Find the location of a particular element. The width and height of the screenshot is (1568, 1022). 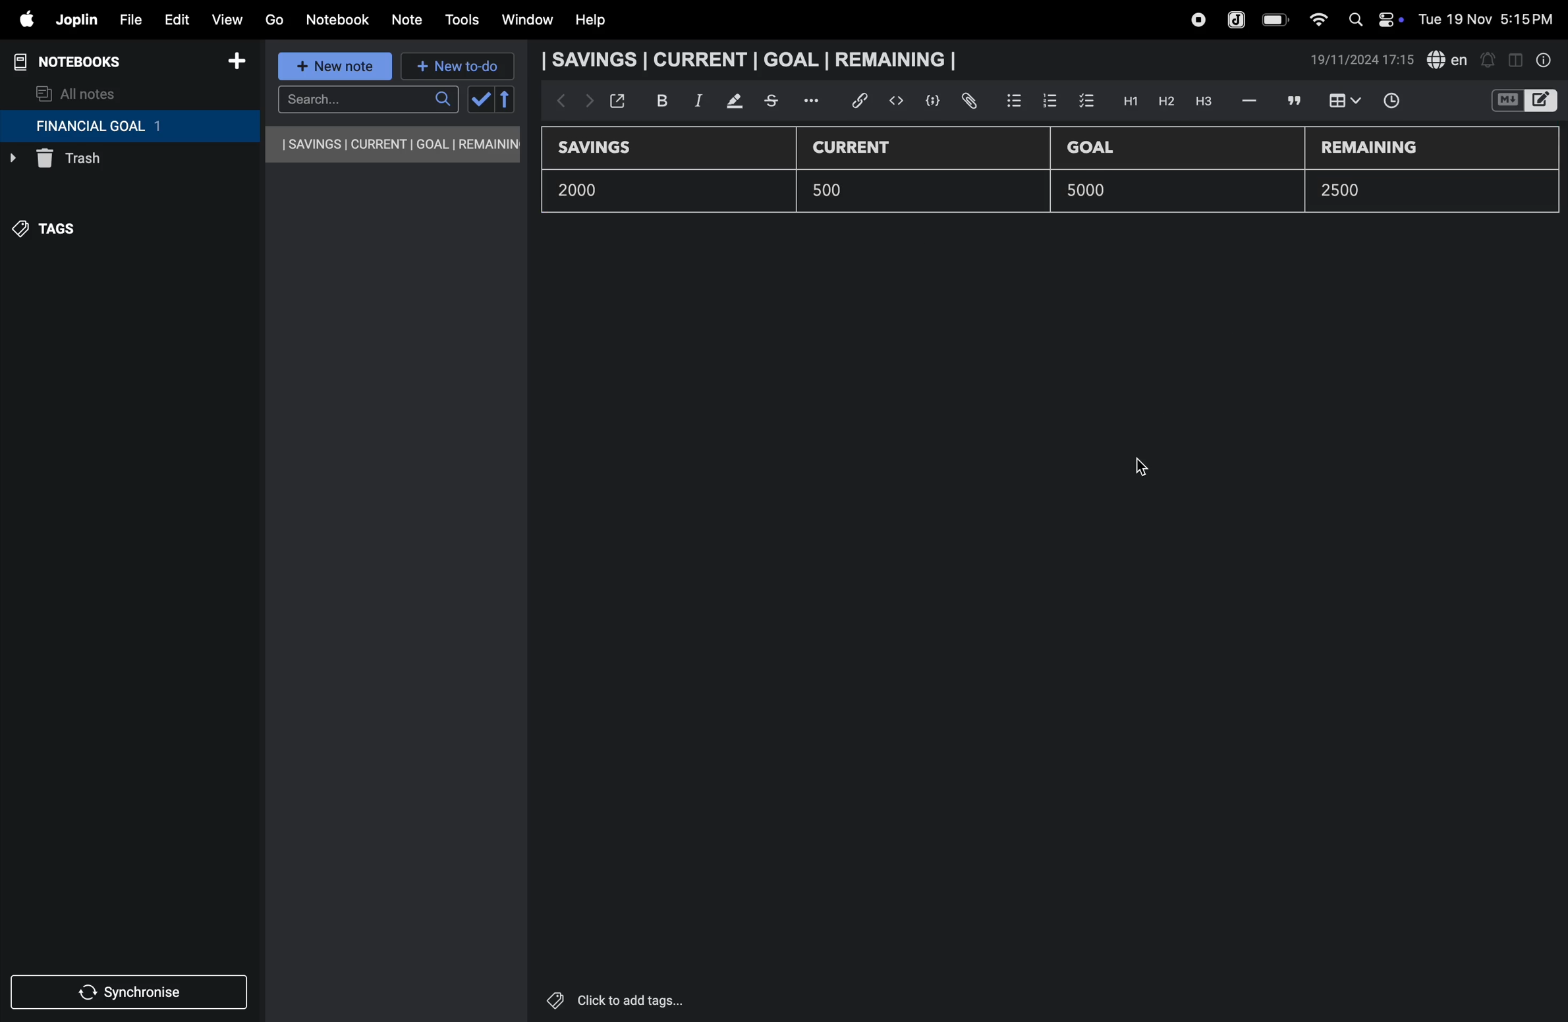

backward is located at coordinates (557, 102).